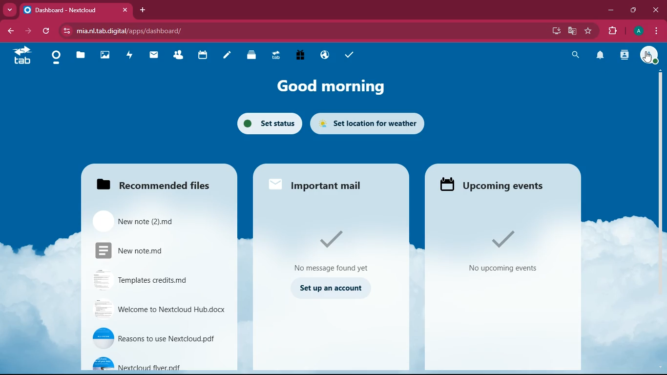  I want to click on google translate, so click(572, 31).